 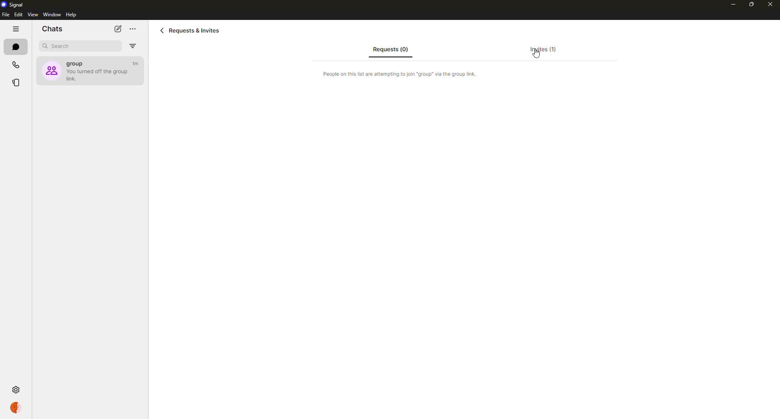 What do you see at coordinates (536, 55) in the screenshot?
I see `cursor` at bounding box center [536, 55].